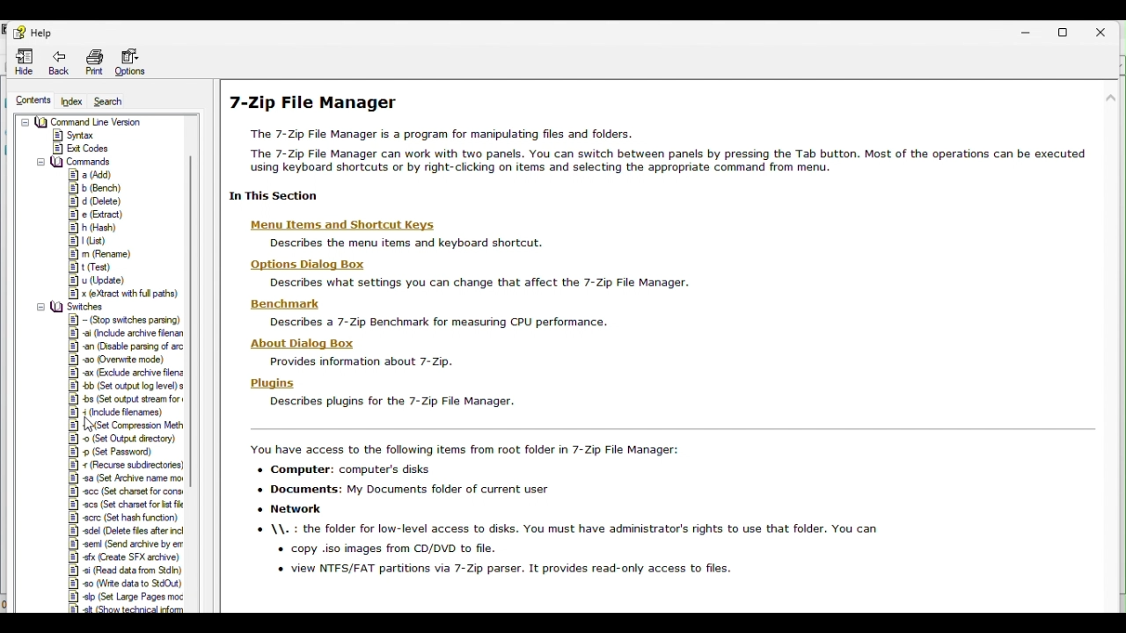  I want to click on delete files, so click(126, 534).